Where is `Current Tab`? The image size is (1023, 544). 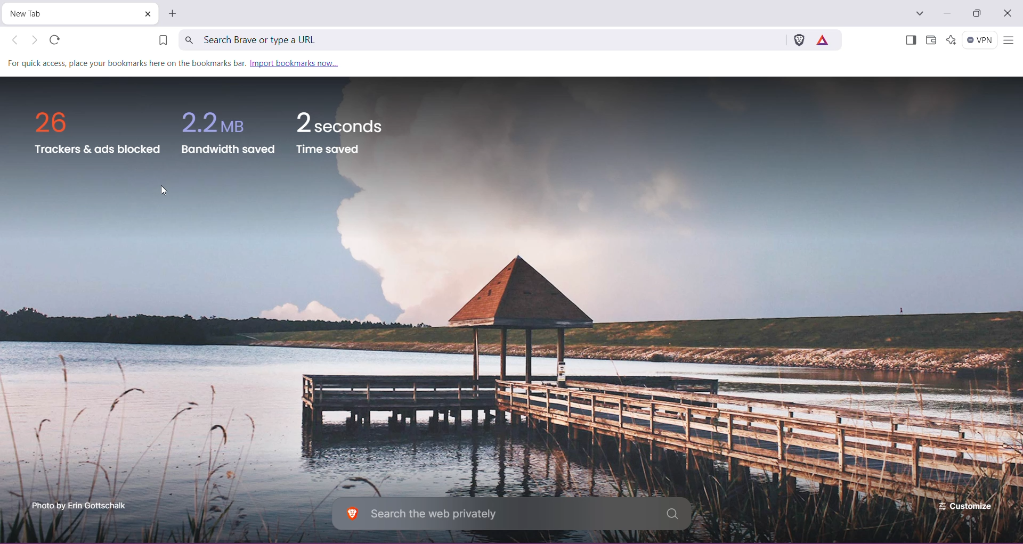
Current Tab is located at coordinates (43, 14).